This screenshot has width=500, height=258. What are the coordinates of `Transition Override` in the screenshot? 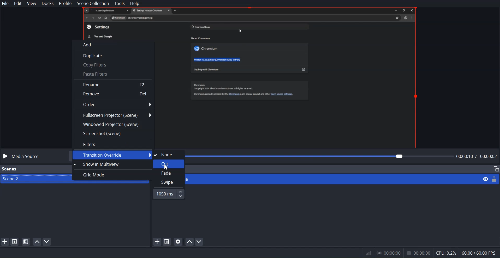 It's located at (112, 155).